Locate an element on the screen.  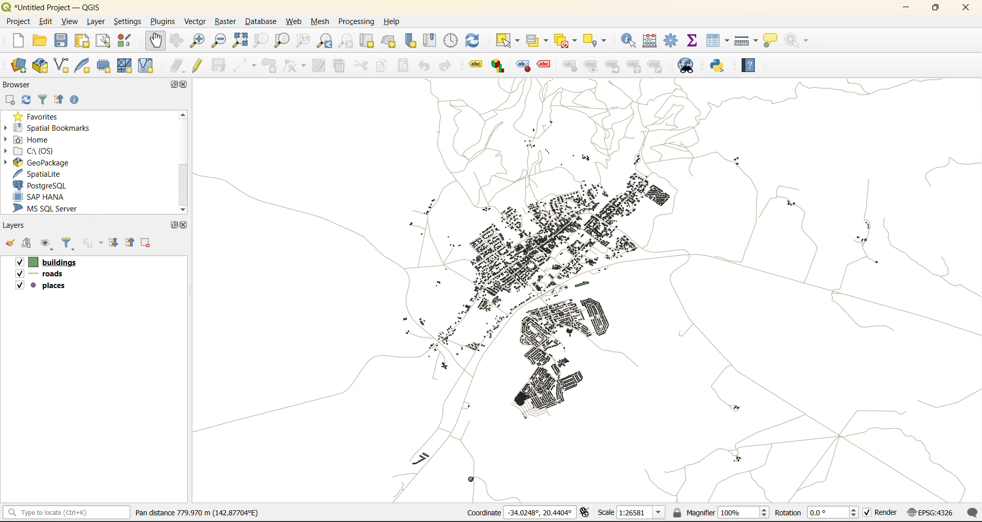
mesh is located at coordinates (322, 21).